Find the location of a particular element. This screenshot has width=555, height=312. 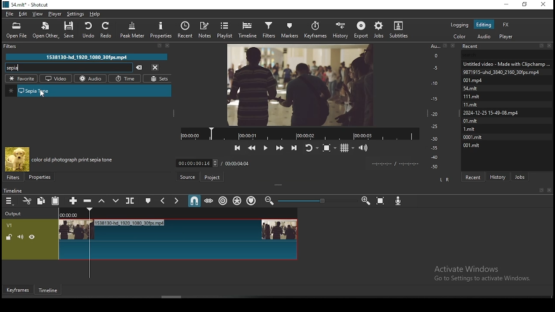

total time is located at coordinates (237, 163).